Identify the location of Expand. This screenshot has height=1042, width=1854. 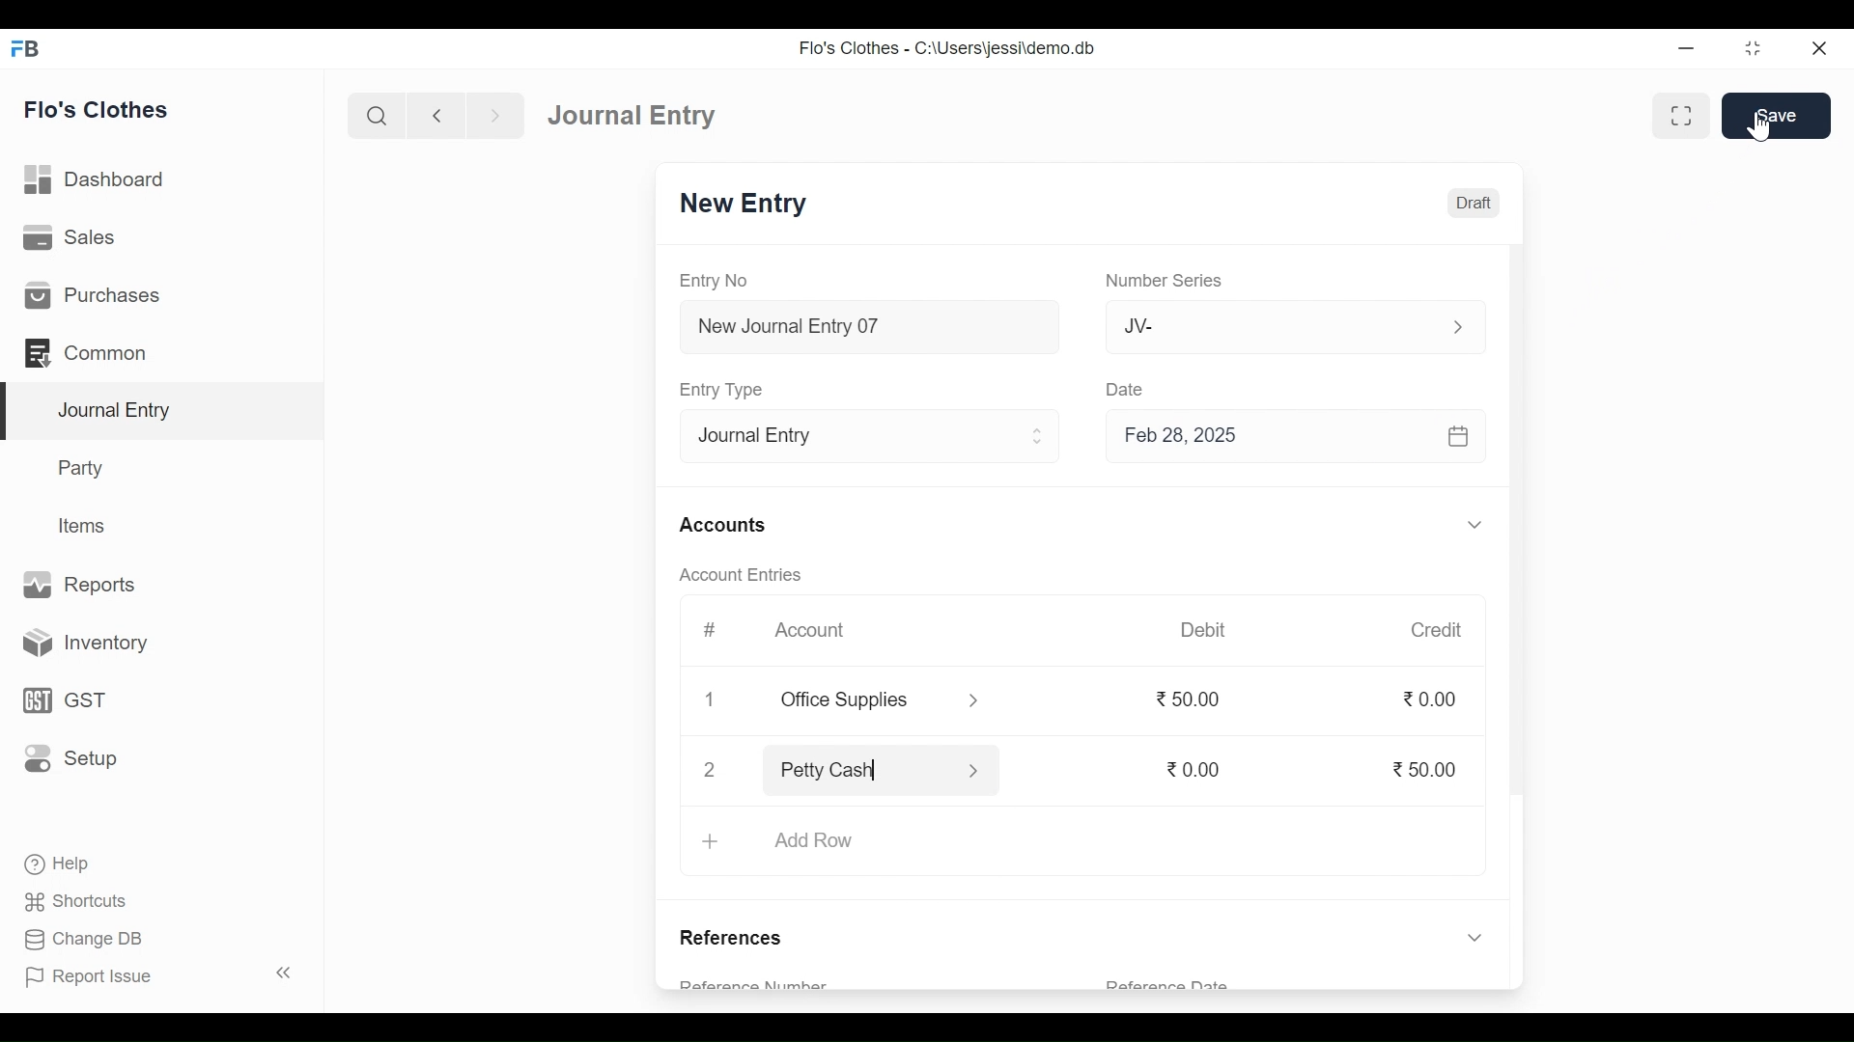
(974, 702).